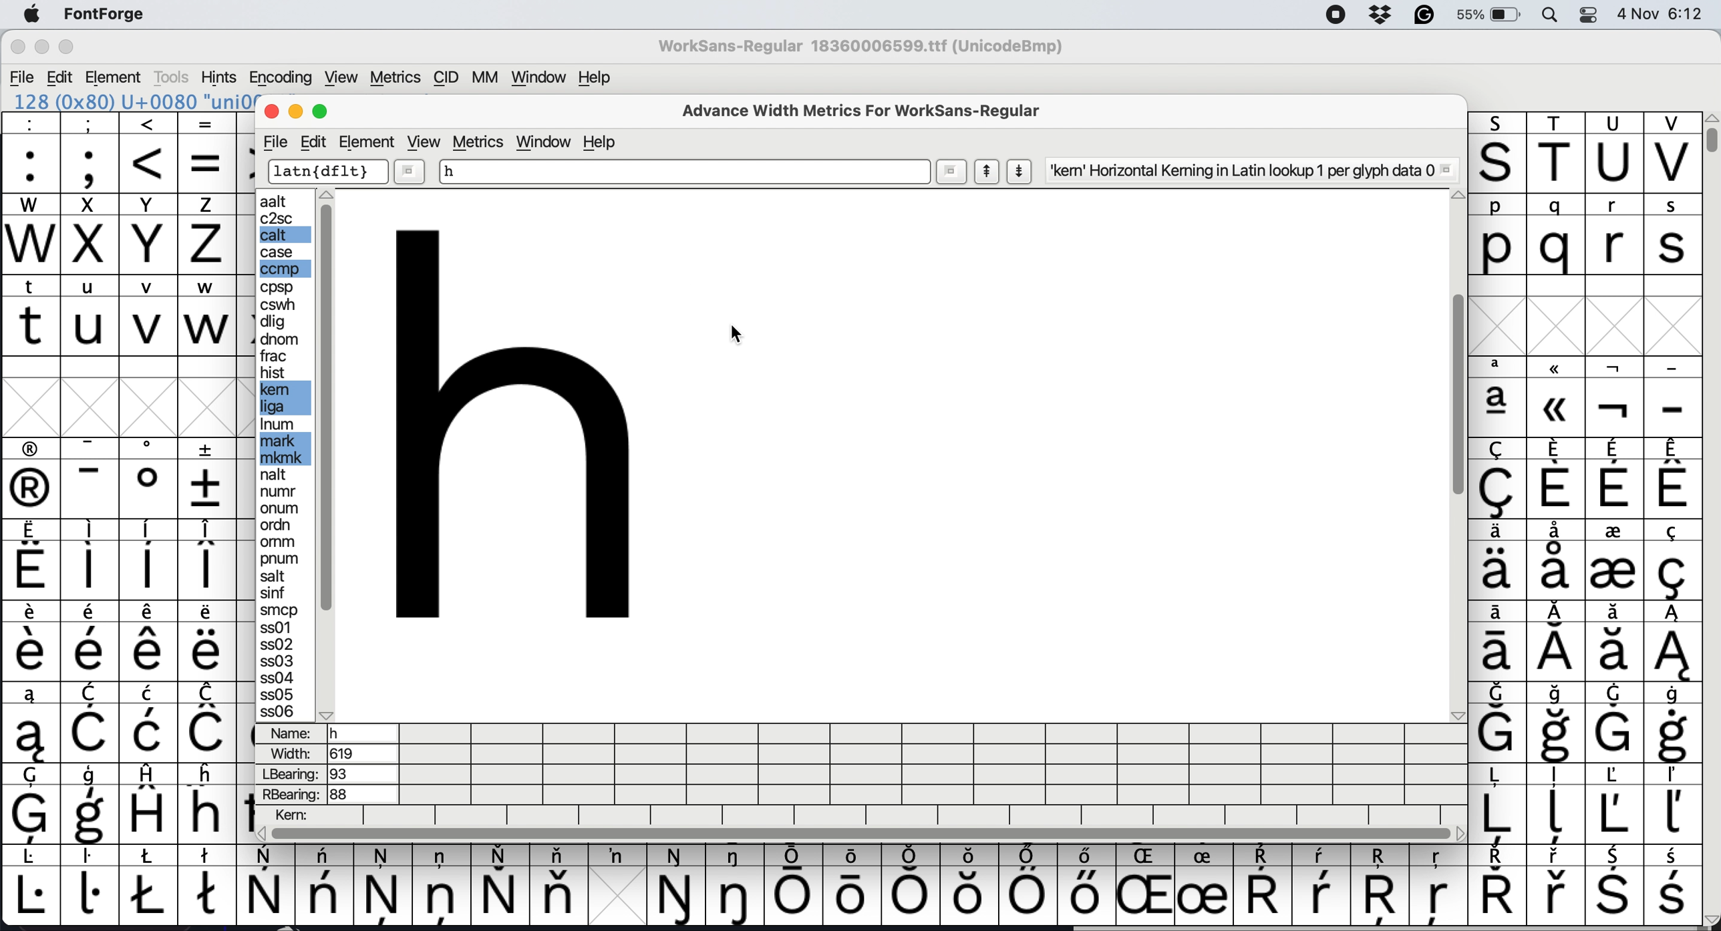 This screenshot has width=1721, height=931. What do you see at coordinates (1336, 17) in the screenshot?
I see `screen recorder` at bounding box center [1336, 17].